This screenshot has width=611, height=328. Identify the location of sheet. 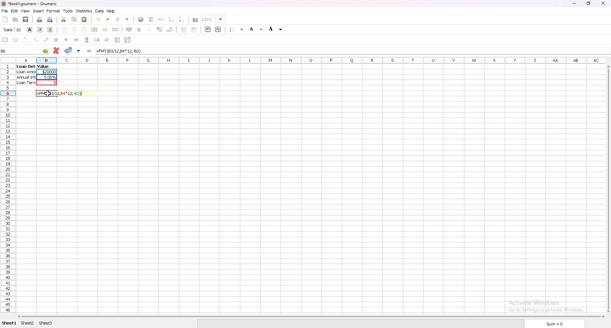
(10, 323).